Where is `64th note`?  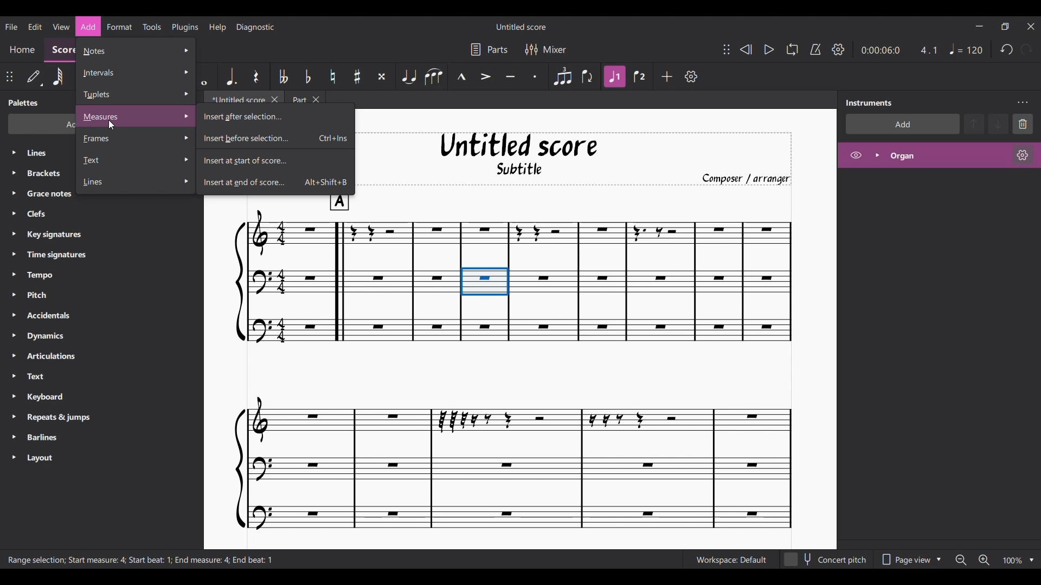
64th note is located at coordinates (58, 77).